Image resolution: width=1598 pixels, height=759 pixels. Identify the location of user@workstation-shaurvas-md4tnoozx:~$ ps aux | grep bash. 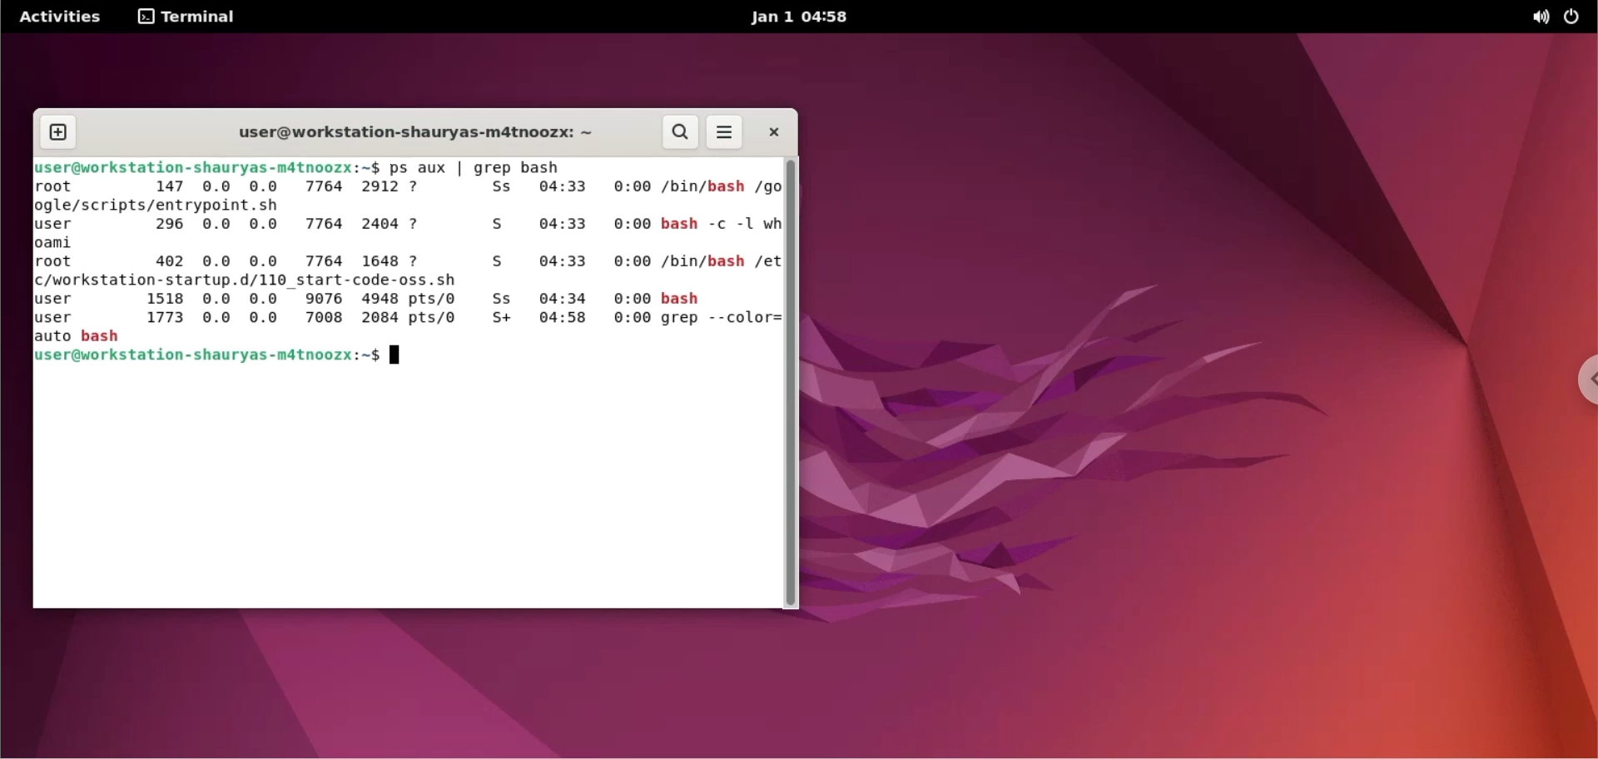
(311, 167).